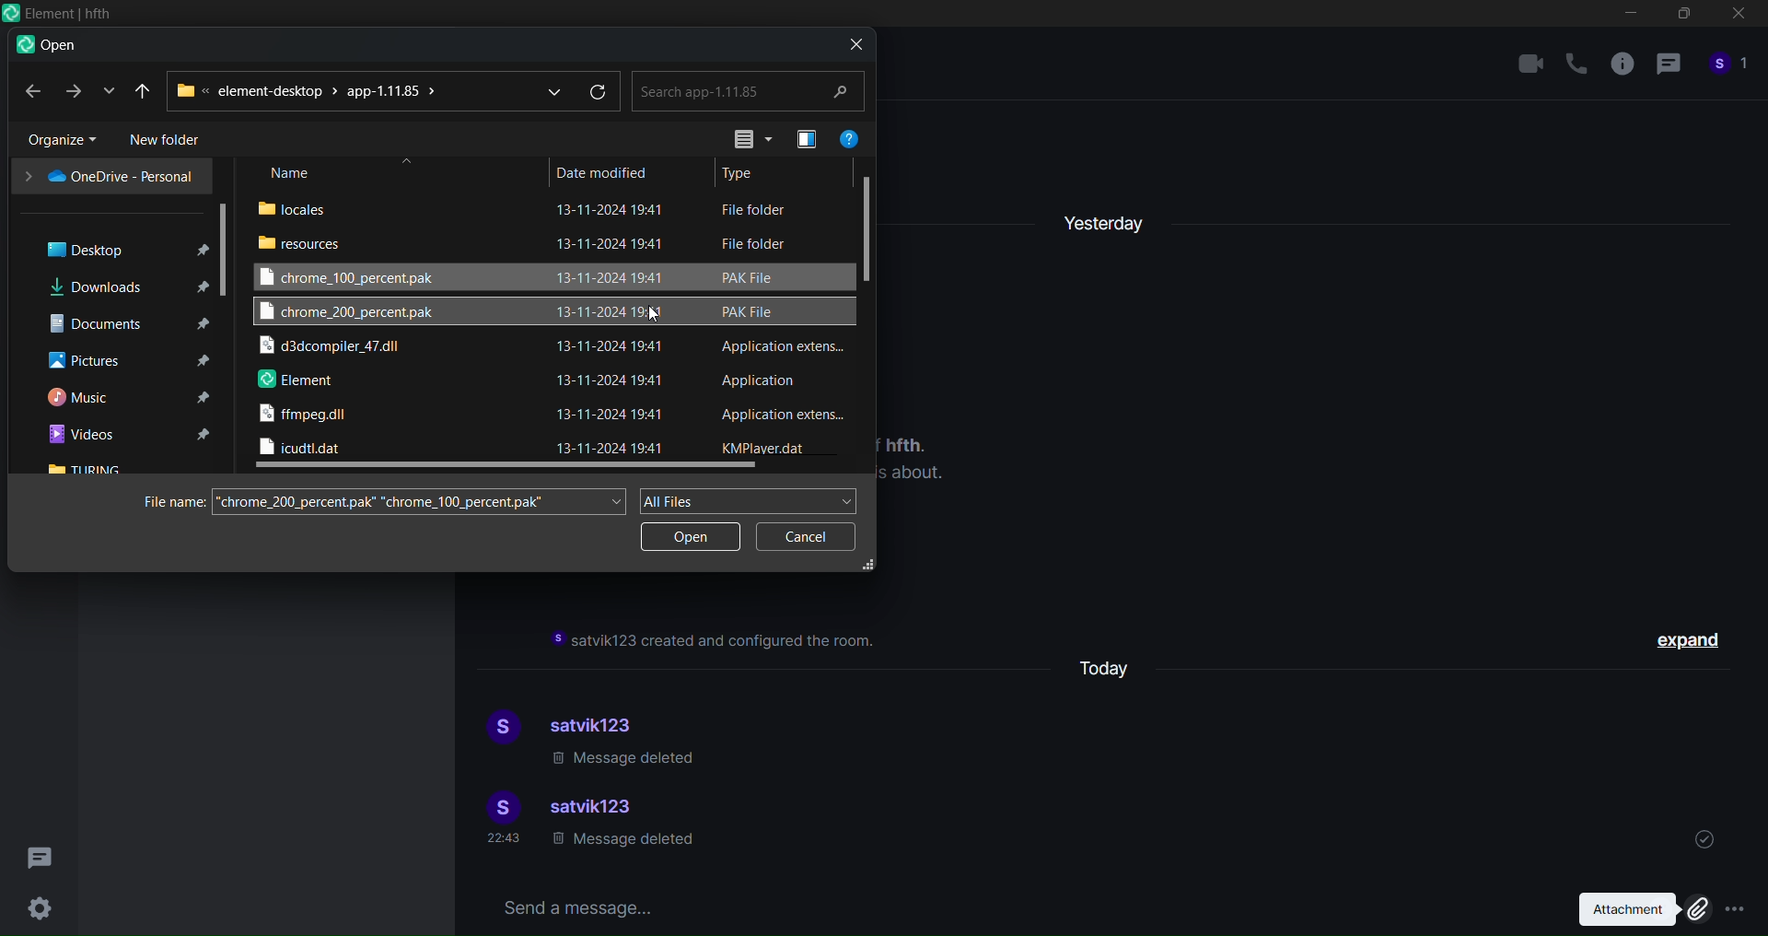  What do you see at coordinates (424, 498) in the screenshot?
I see `search file name` at bounding box center [424, 498].